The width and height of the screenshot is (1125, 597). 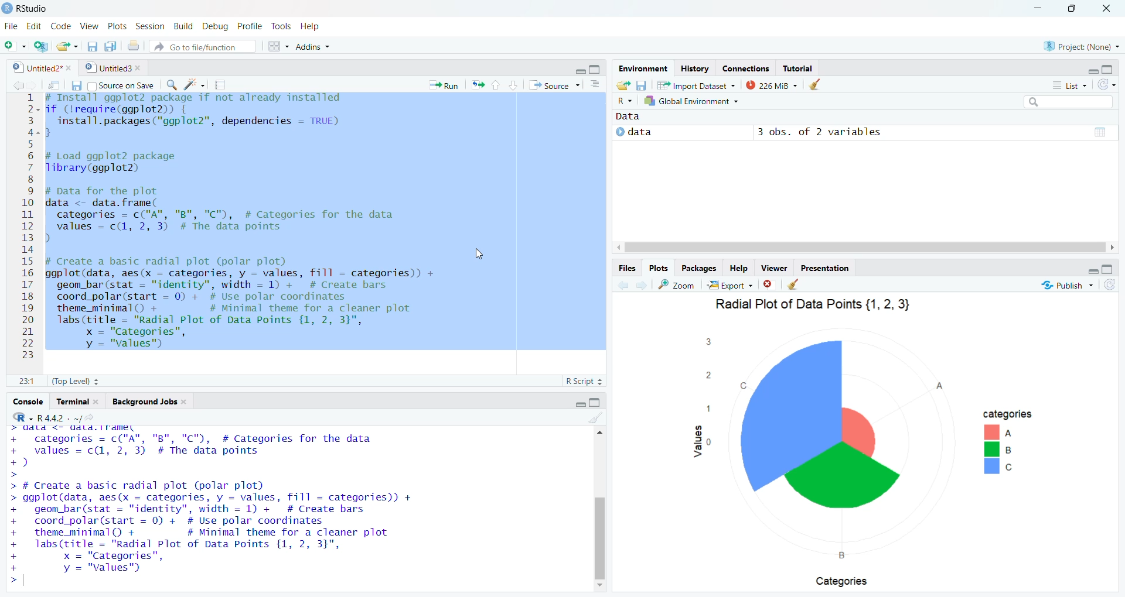 I want to click on Connections, so click(x=747, y=68).